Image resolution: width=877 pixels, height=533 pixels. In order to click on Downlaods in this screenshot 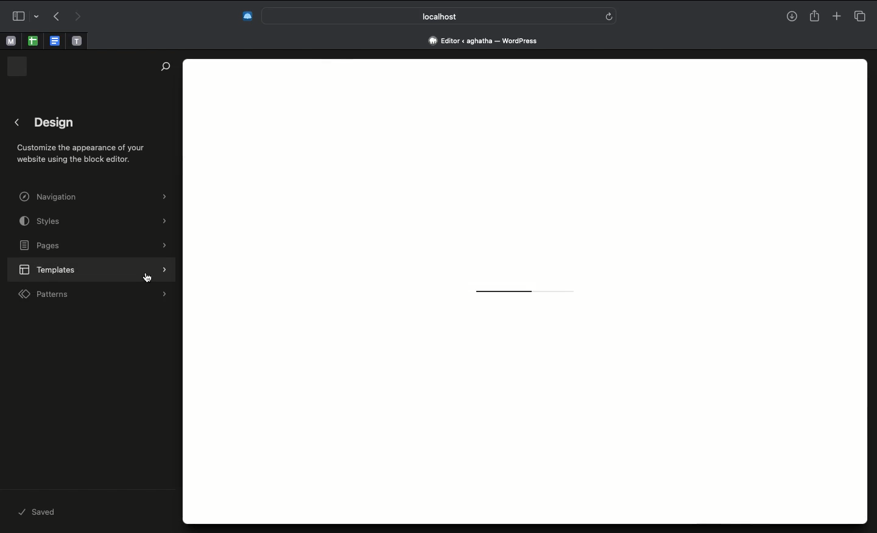, I will do `click(792, 18)`.